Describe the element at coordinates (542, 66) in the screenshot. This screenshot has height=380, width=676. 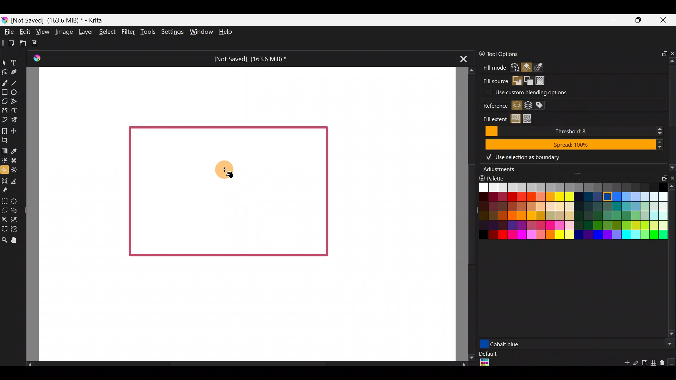
I see `Fill all regions of a similar color` at that location.